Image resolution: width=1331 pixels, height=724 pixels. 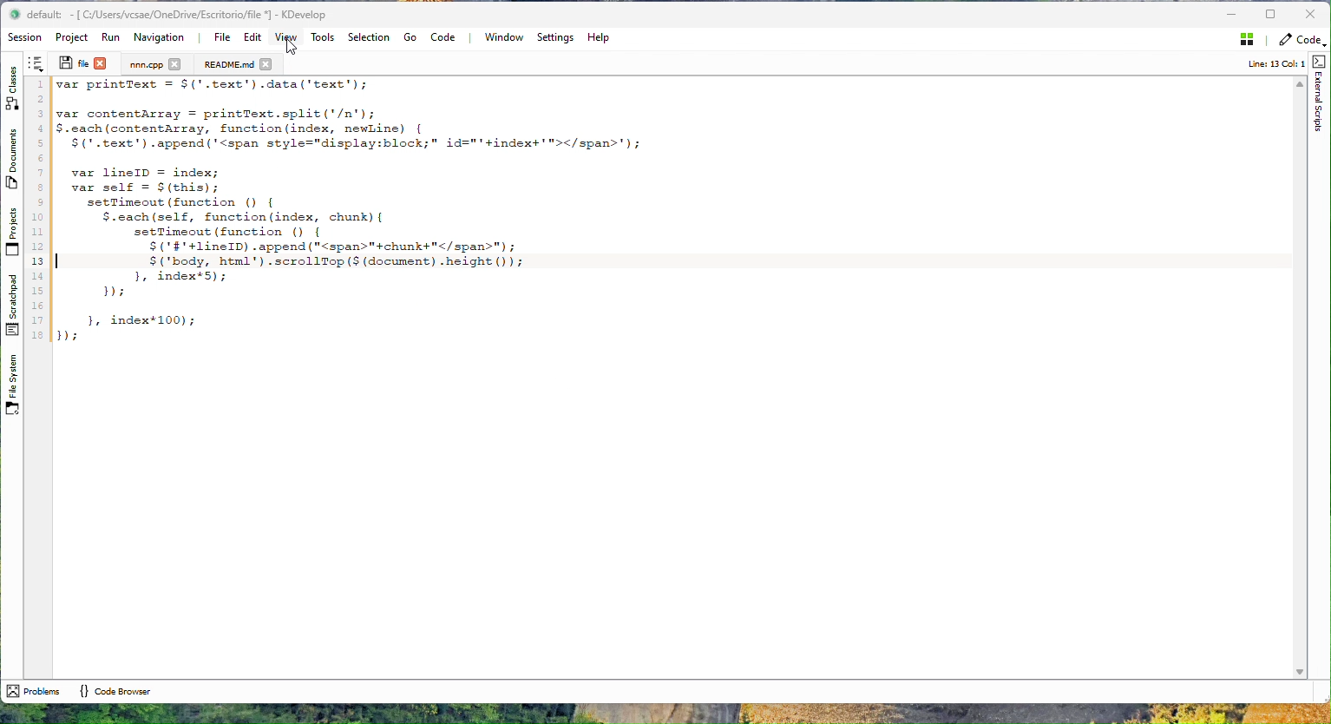 I want to click on close, so click(x=174, y=63).